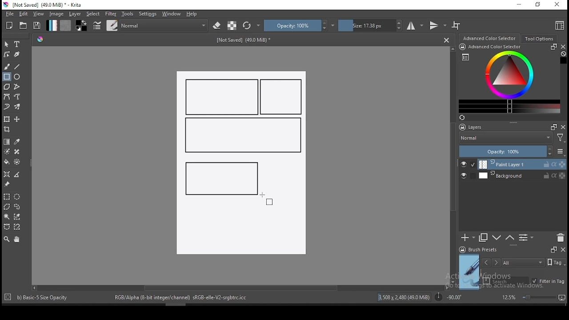  What do you see at coordinates (128, 14) in the screenshot?
I see `tools` at bounding box center [128, 14].